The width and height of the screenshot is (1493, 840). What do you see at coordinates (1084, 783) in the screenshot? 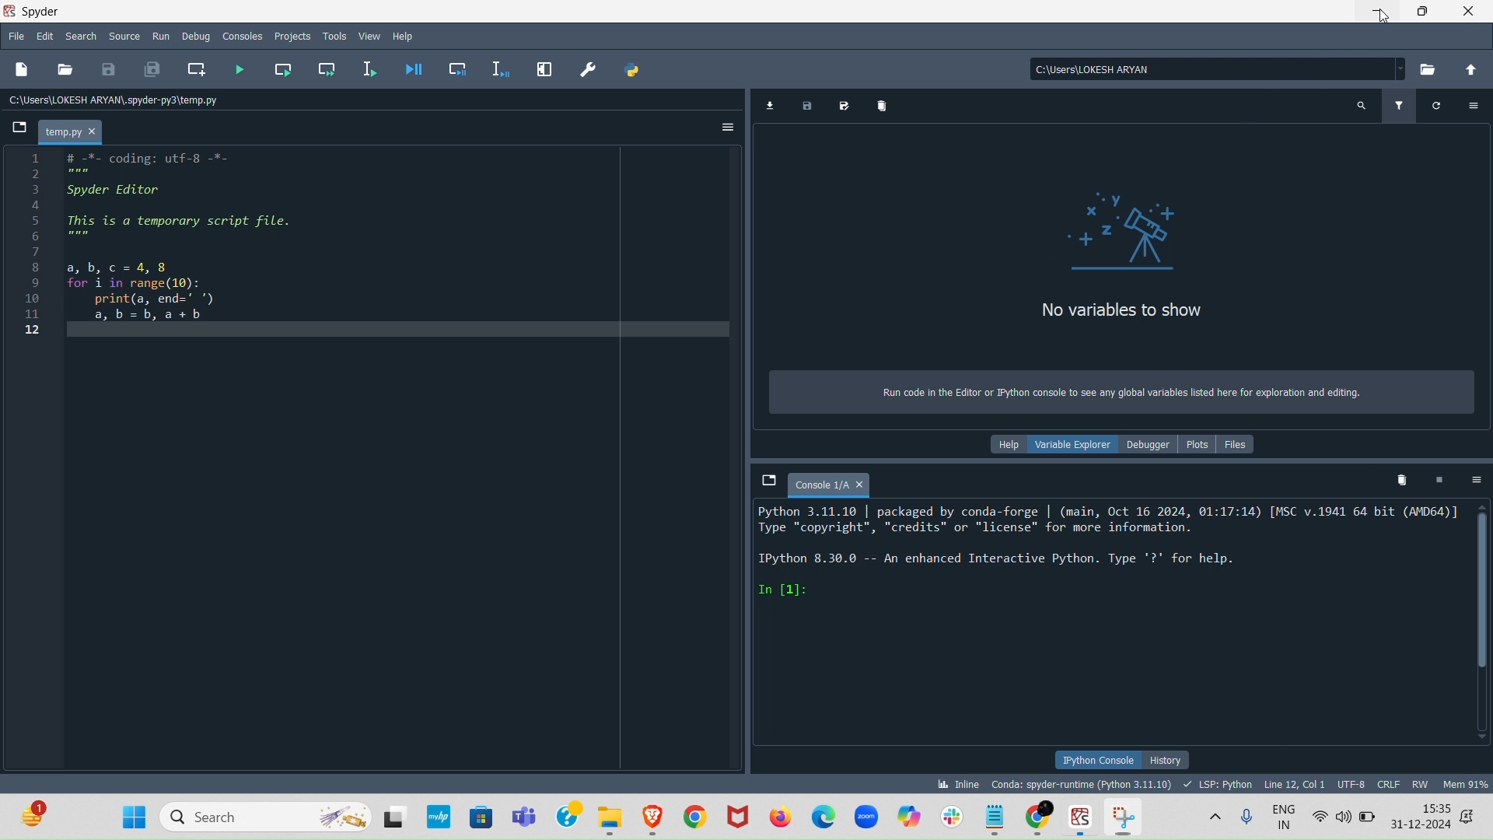
I see `Version` at bounding box center [1084, 783].